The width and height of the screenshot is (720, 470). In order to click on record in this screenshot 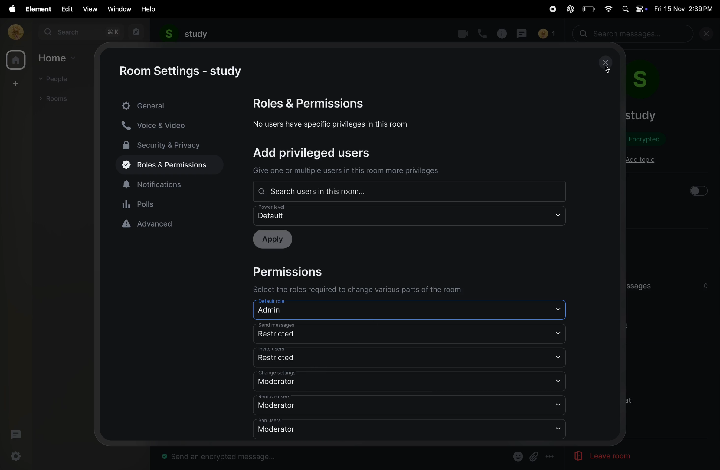, I will do `click(550, 10)`.